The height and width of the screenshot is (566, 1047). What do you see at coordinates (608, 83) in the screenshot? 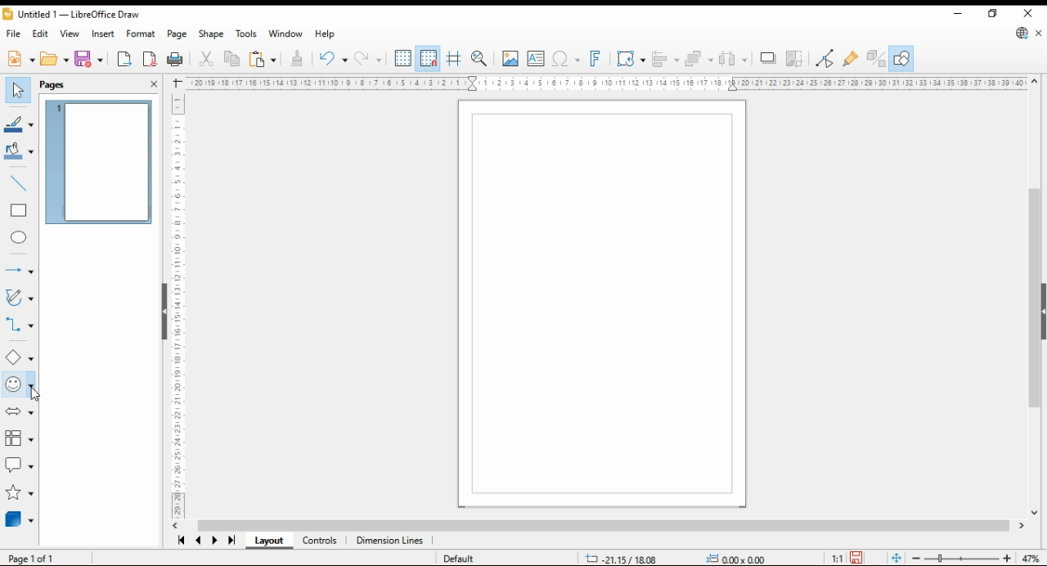
I see `Ruler` at bounding box center [608, 83].